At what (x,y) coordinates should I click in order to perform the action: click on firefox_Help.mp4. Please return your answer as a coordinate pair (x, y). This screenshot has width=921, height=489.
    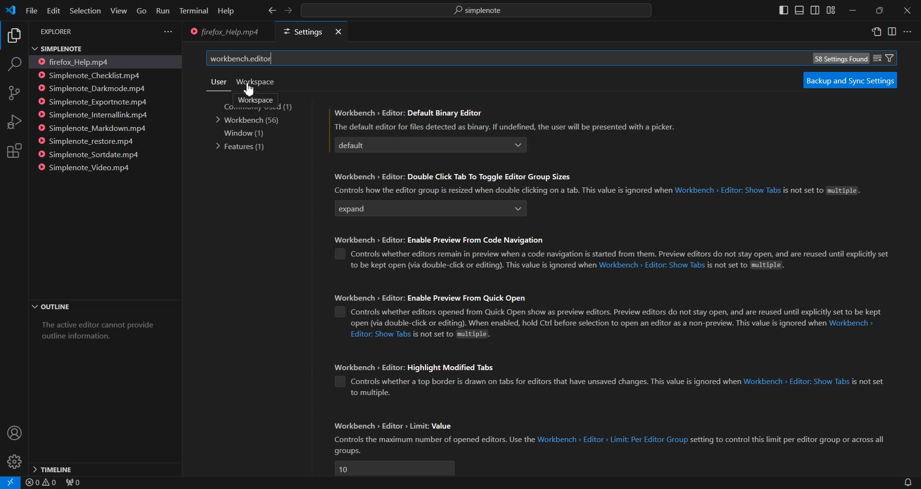
    Looking at the image, I should click on (225, 33).